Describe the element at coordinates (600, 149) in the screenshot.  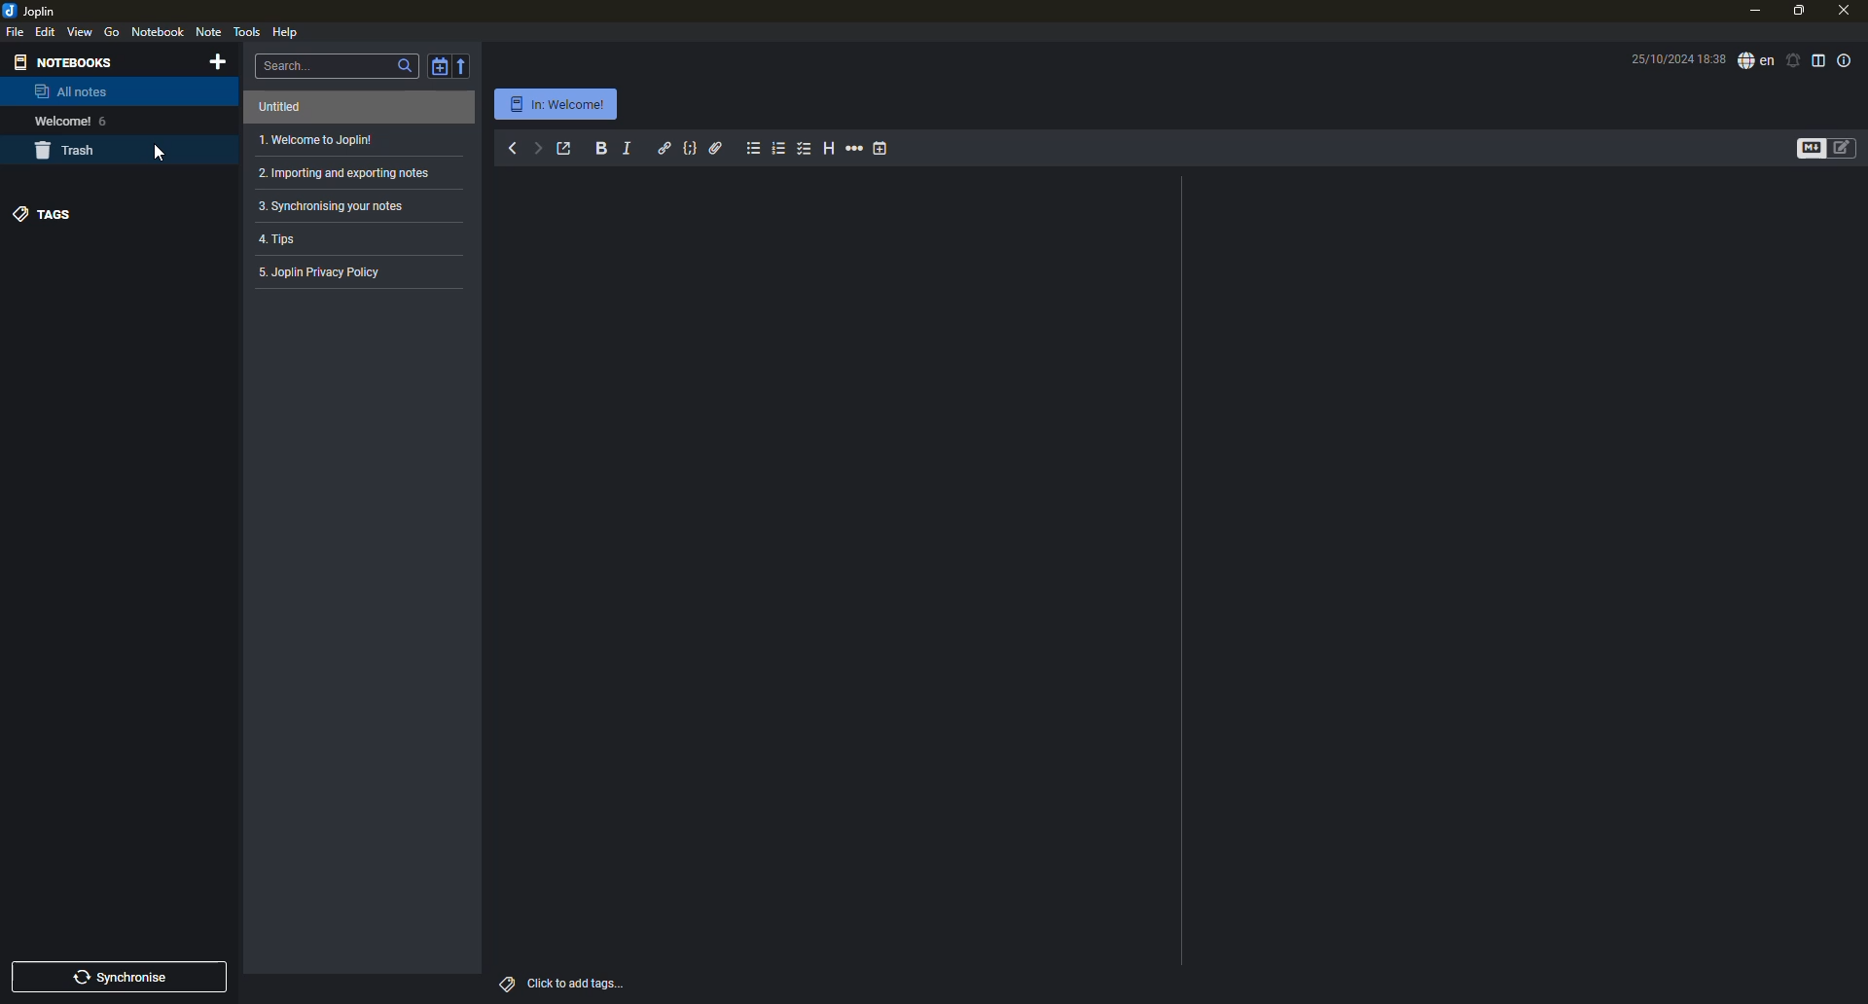
I see `bold` at that location.